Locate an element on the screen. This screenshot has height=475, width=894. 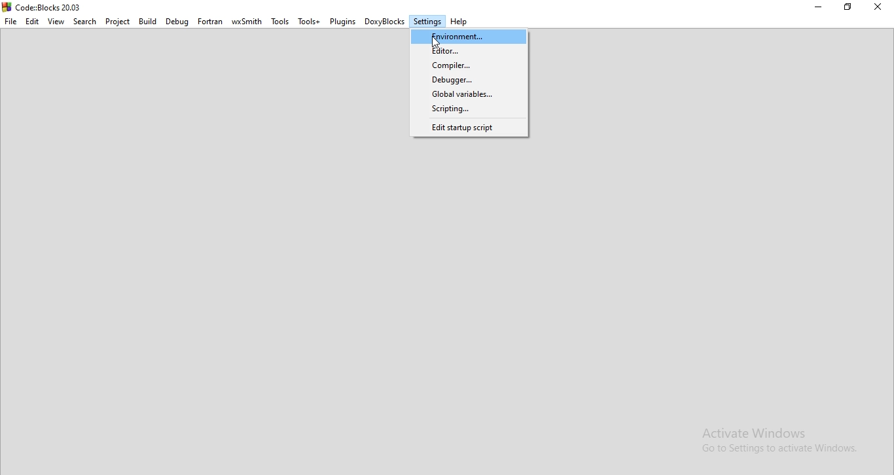
minimise is located at coordinates (819, 8).